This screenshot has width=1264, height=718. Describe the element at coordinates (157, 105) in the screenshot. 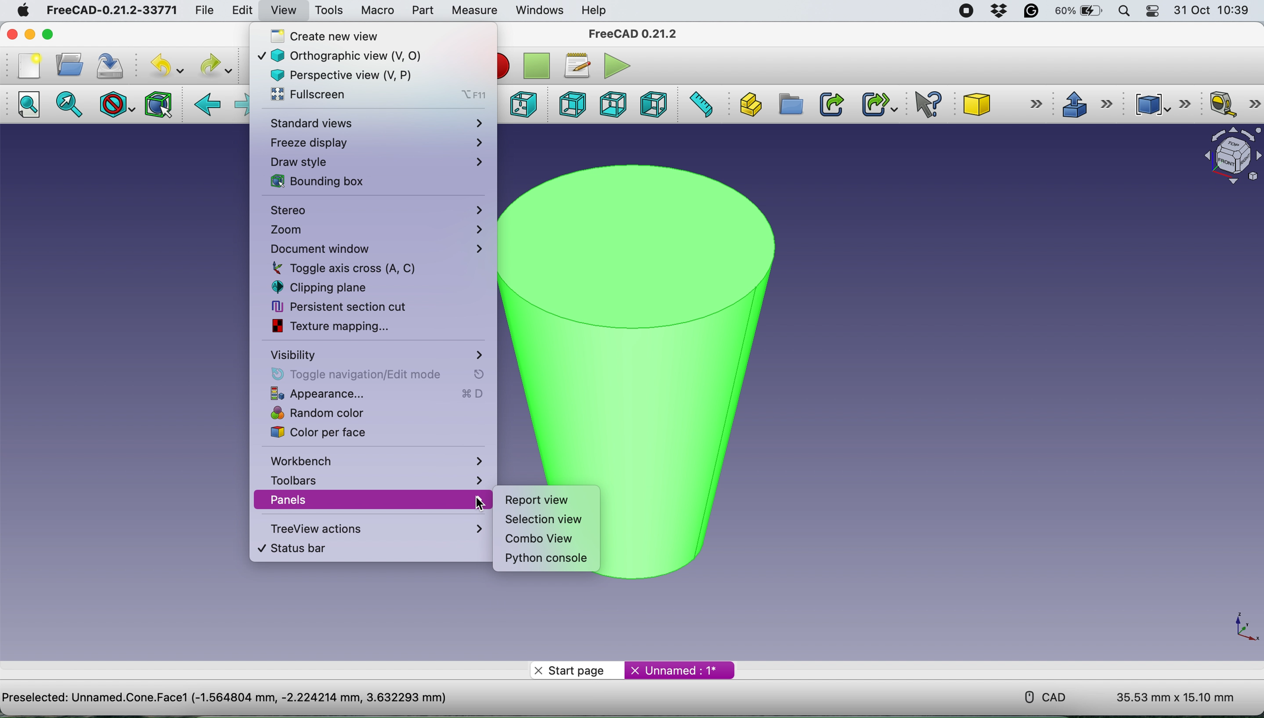

I see `bounding box` at that location.